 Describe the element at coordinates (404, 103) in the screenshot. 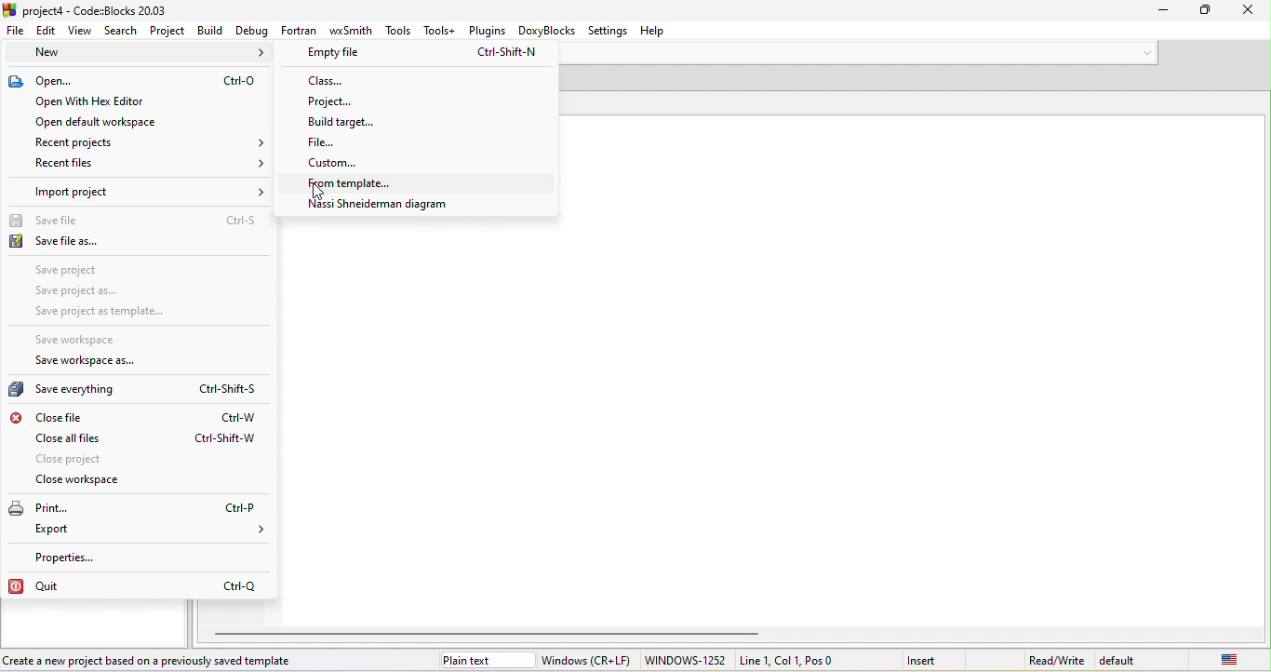

I see `project` at that location.